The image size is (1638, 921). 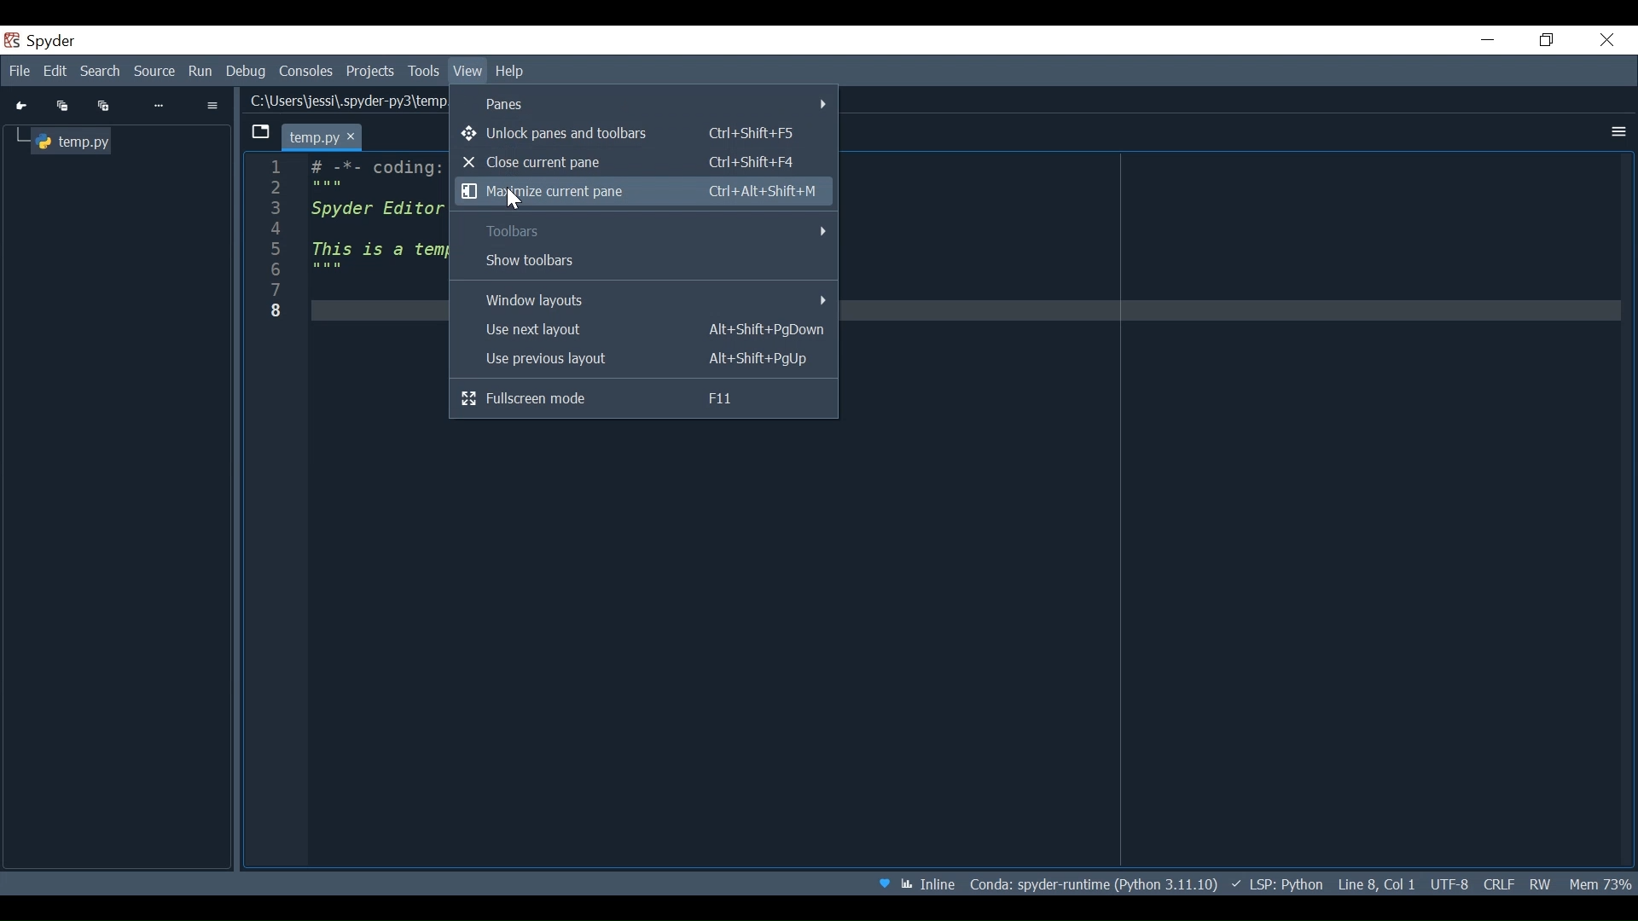 I want to click on C:\Users\jessi\.spyder-py3\temp,, so click(x=355, y=102).